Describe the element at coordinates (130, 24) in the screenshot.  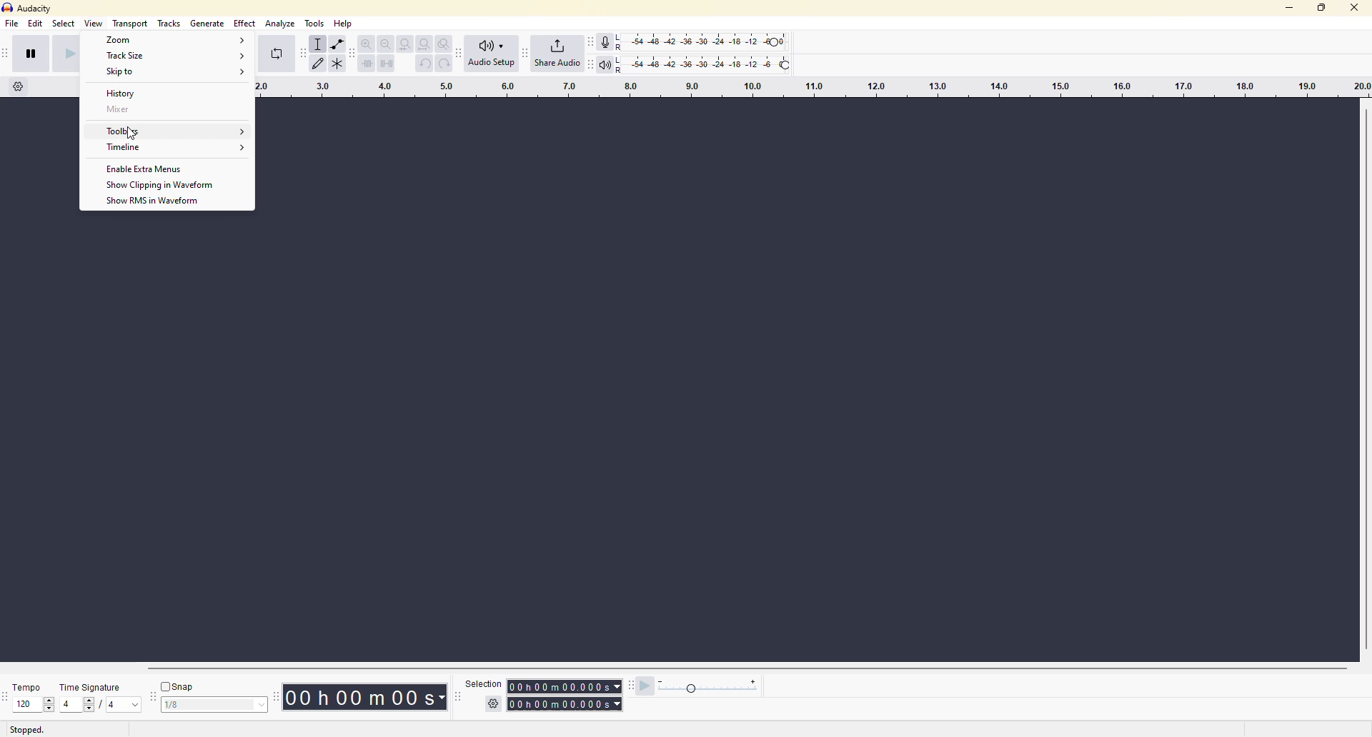
I see `transport` at that location.